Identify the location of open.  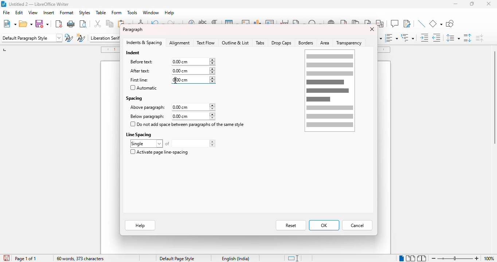
(26, 24).